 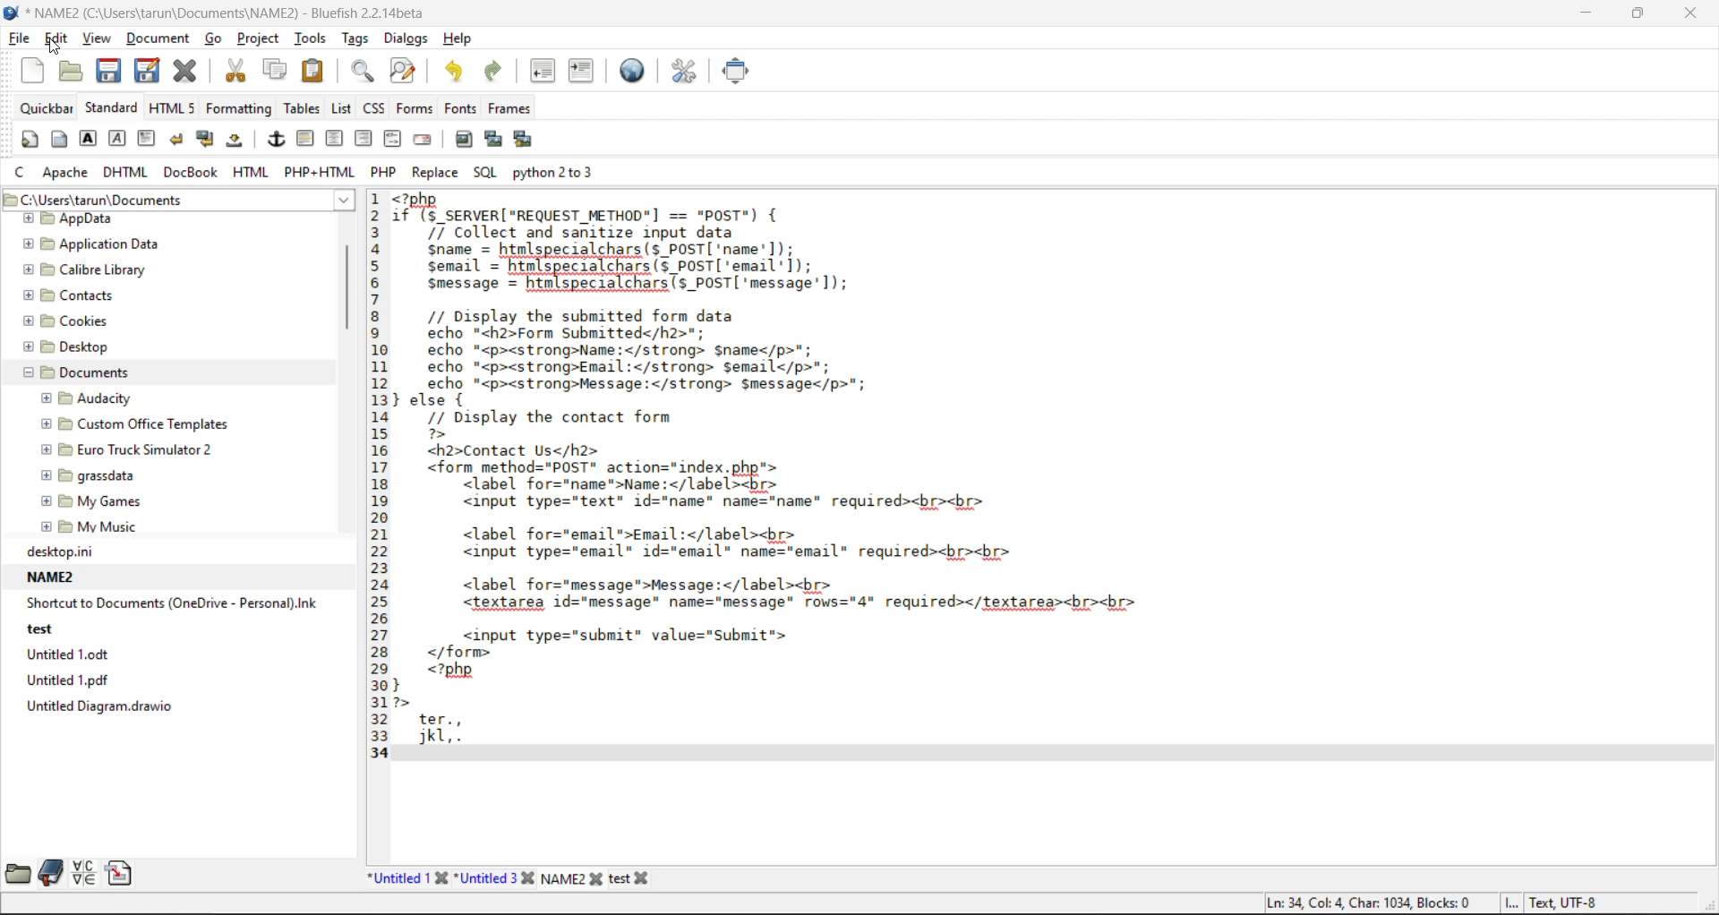 What do you see at coordinates (81, 371) in the screenshot?
I see `Documents` at bounding box center [81, 371].